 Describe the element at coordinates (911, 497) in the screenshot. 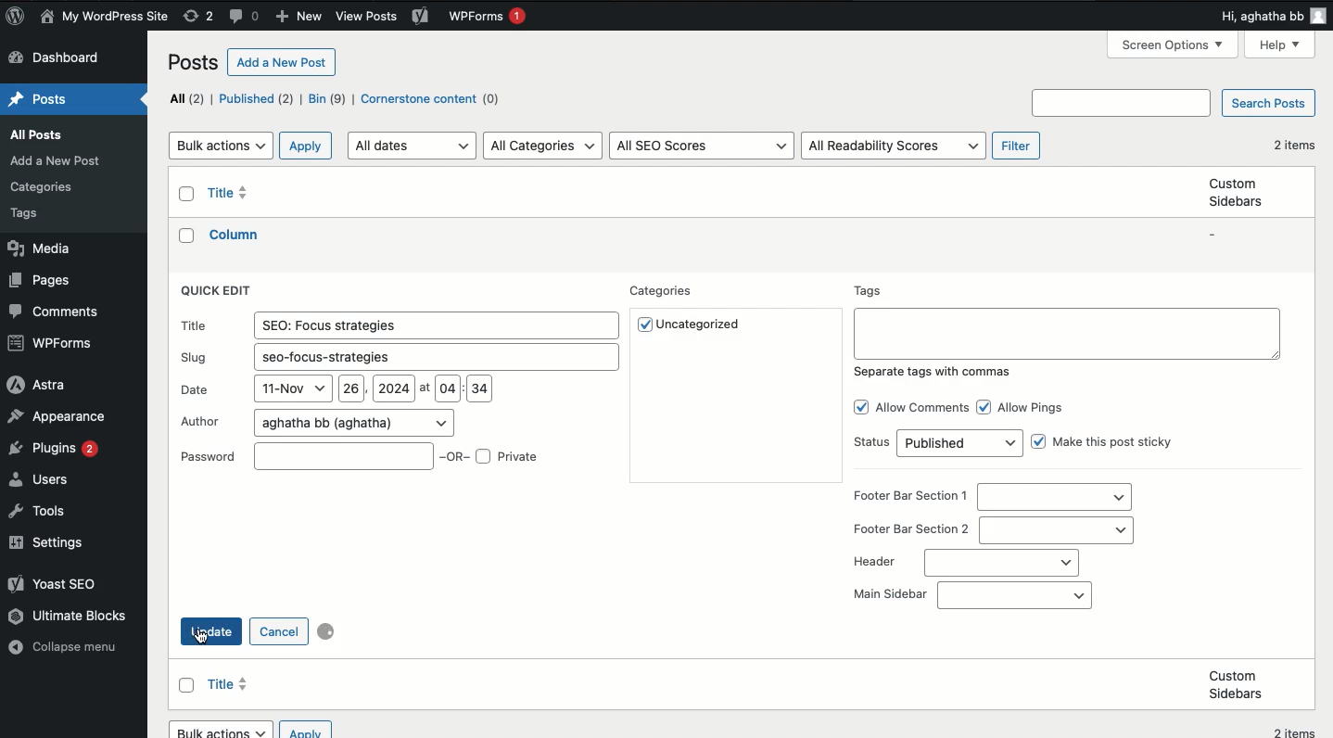

I see `Footer bar section 1` at that location.